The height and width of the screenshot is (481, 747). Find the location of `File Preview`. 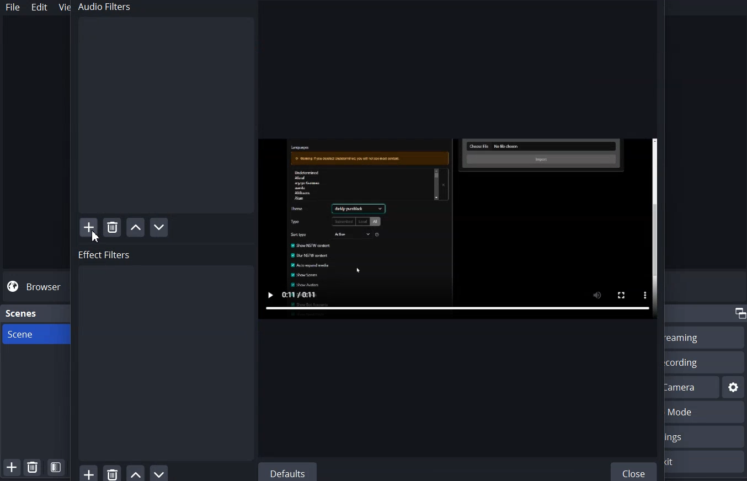

File Preview is located at coordinates (458, 229).